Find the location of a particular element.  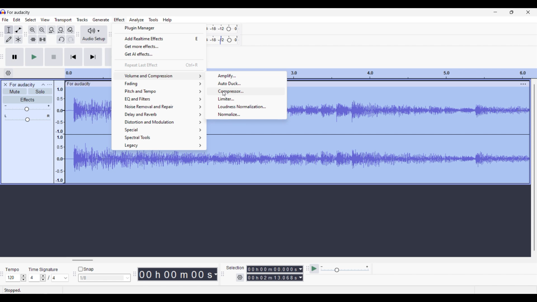

Track highlighted after selection is located at coordinates (421, 136).